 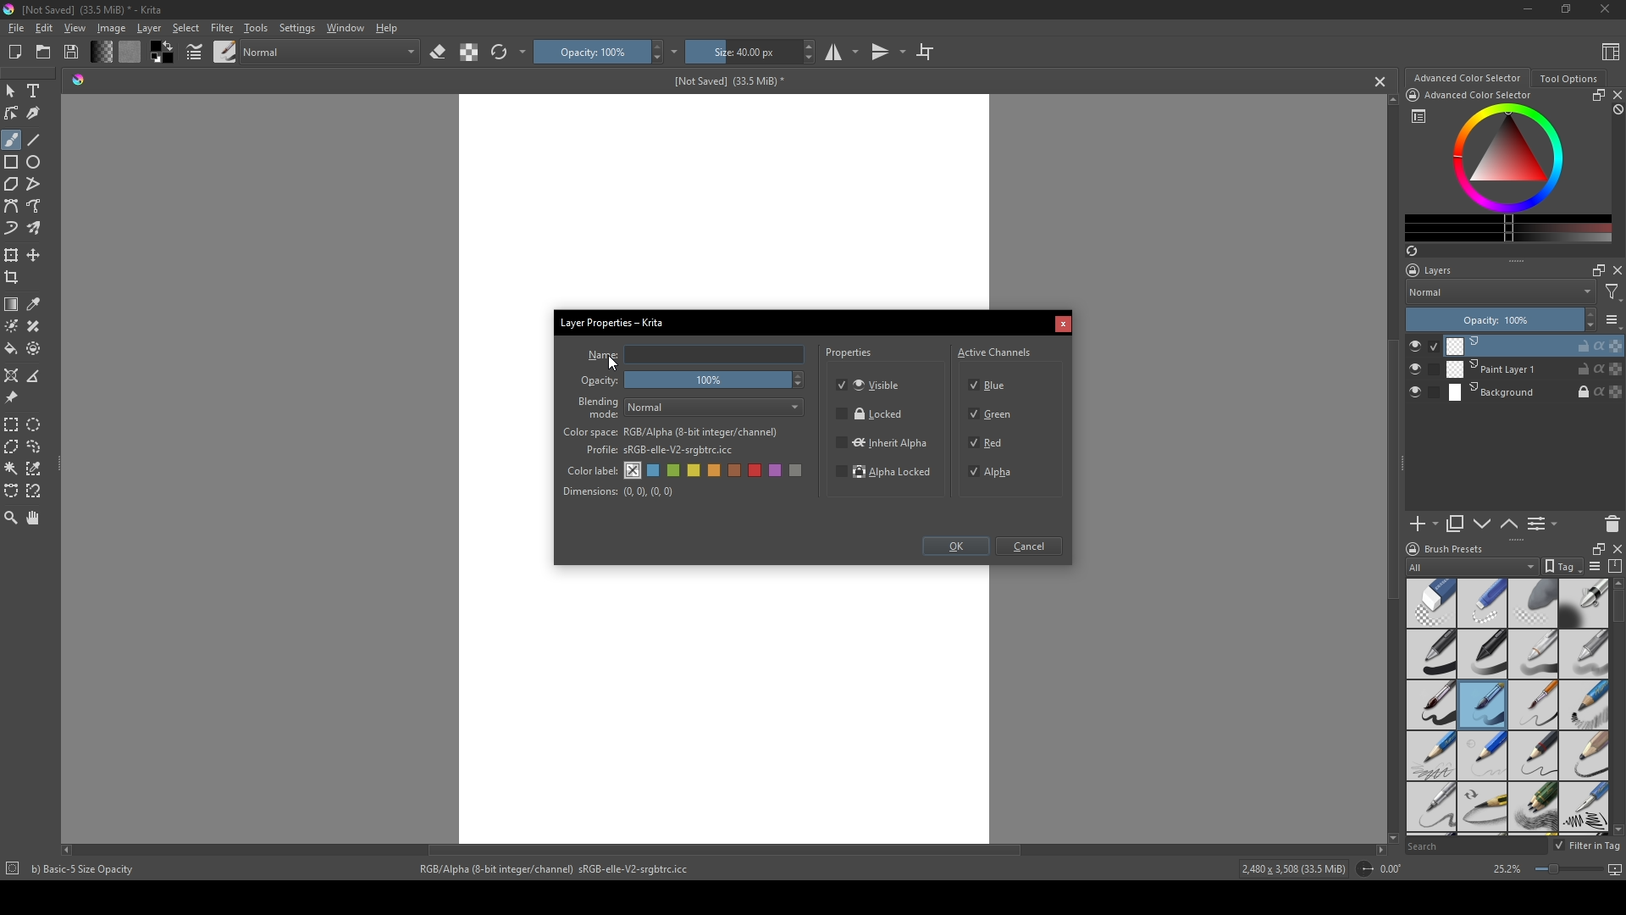 What do you see at coordinates (1590, 313) in the screenshot?
I see `increase` at bounding box center [1590, 313].